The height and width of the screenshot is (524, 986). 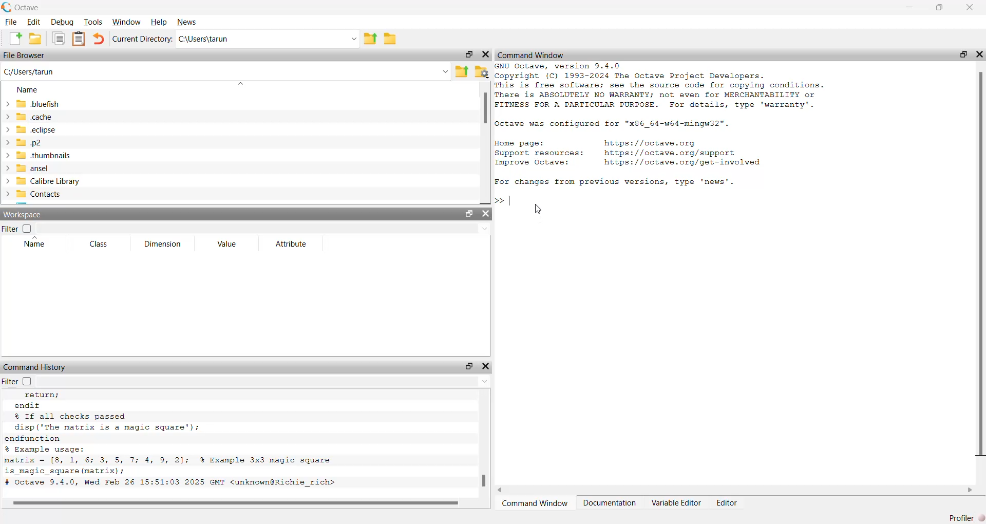 What do you see at coordinates (728, 502) in the screenshot?
I see `Editor` at bounding box center [728, 502].